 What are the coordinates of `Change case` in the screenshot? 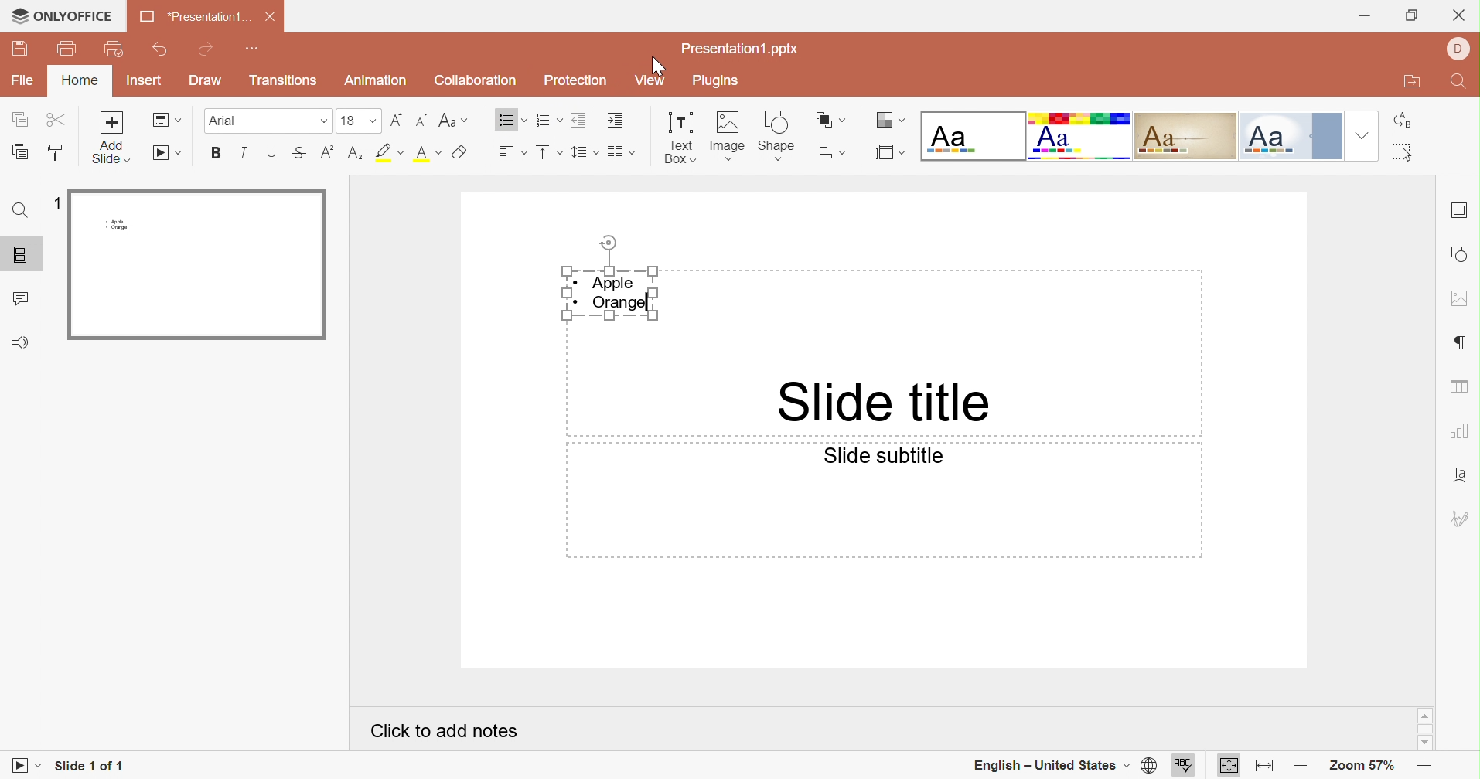 It's located at (455, 122).